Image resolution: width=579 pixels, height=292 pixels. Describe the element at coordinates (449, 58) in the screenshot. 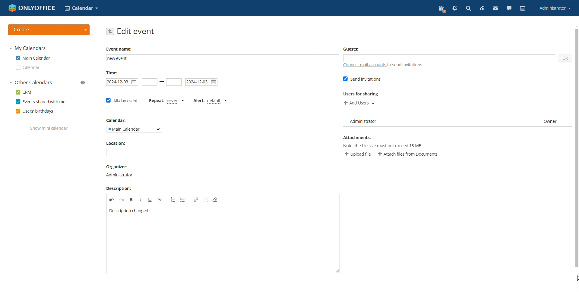

I see `add guests` at that location.